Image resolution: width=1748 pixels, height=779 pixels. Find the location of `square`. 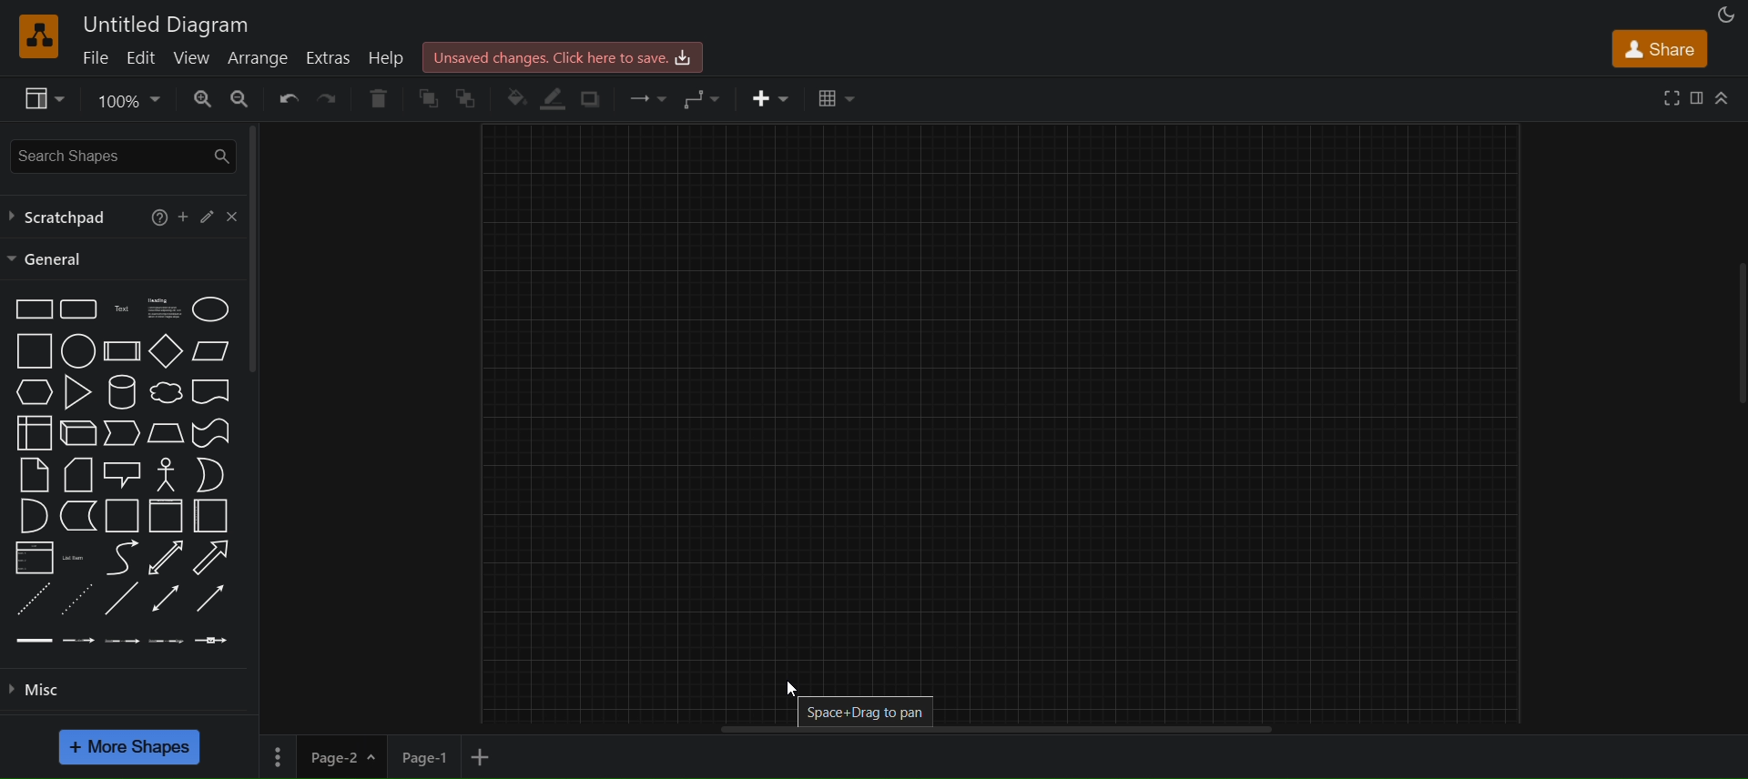

square is located at coordinates (32, 351).